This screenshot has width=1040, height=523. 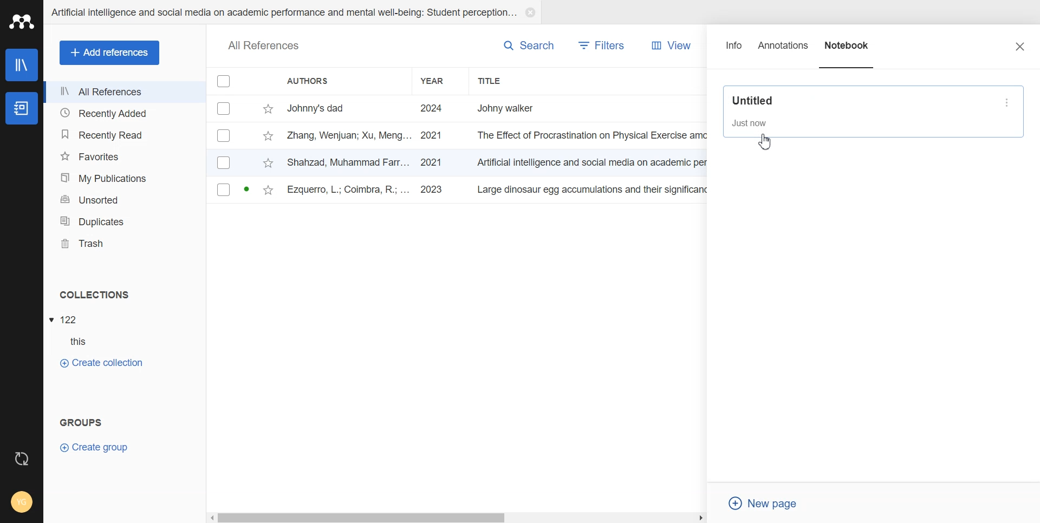 What do you see at coordinates (594, 161) in the screenshot?
I see `Artificial intelligence and social media on academic per` at bounding box center [594, 161].